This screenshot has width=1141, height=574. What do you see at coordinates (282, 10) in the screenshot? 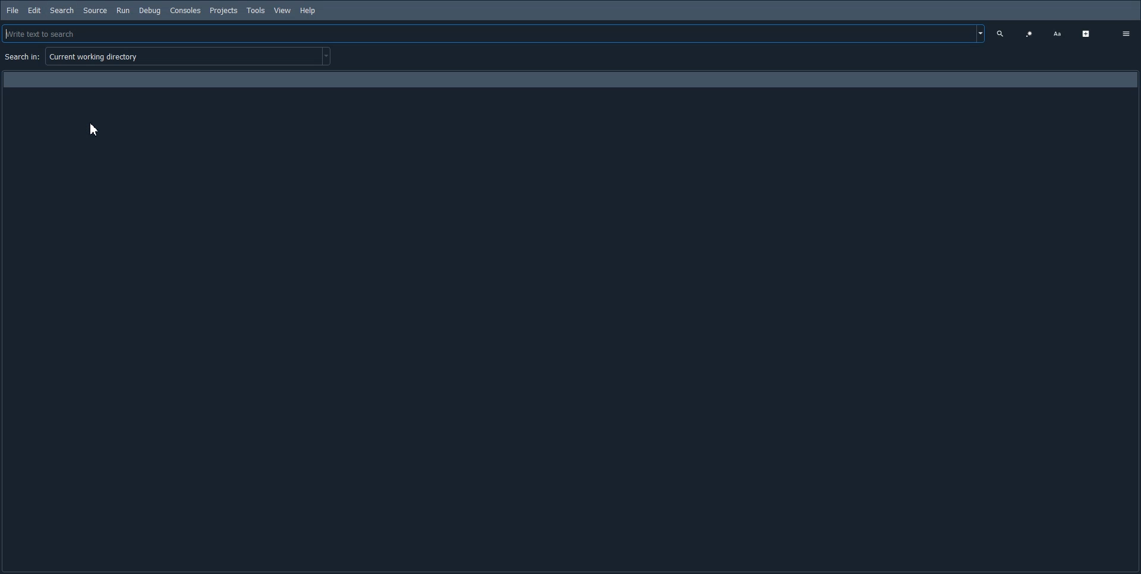
I see `View` at bounding box center [282, 10].